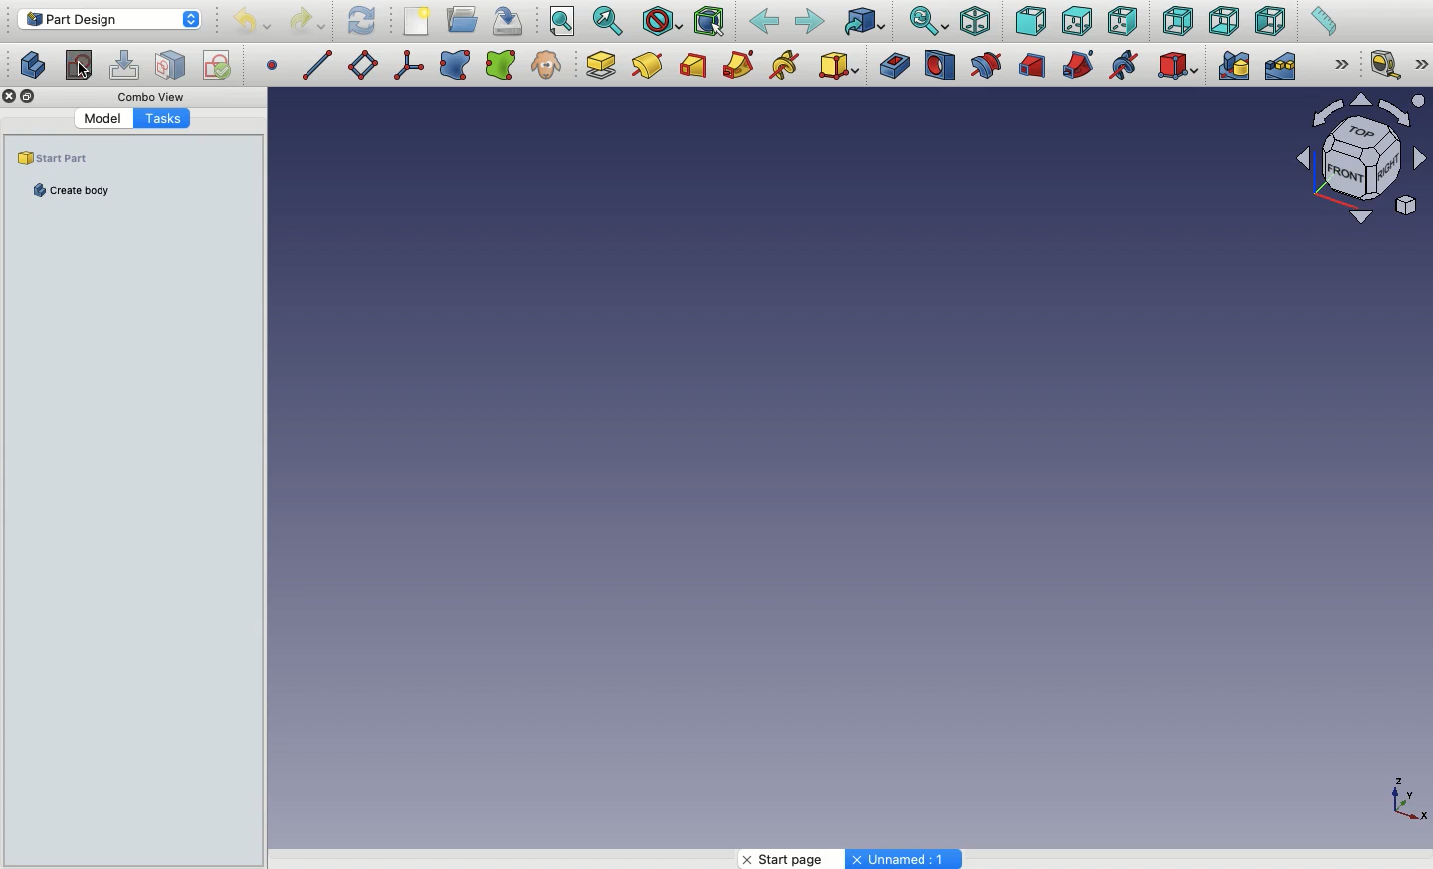 This screenshot has height=869, width=1433. What do you see at coordinates (151, 97) in the screenshot?
I see `Combo View` at bounding box center [151, 97].